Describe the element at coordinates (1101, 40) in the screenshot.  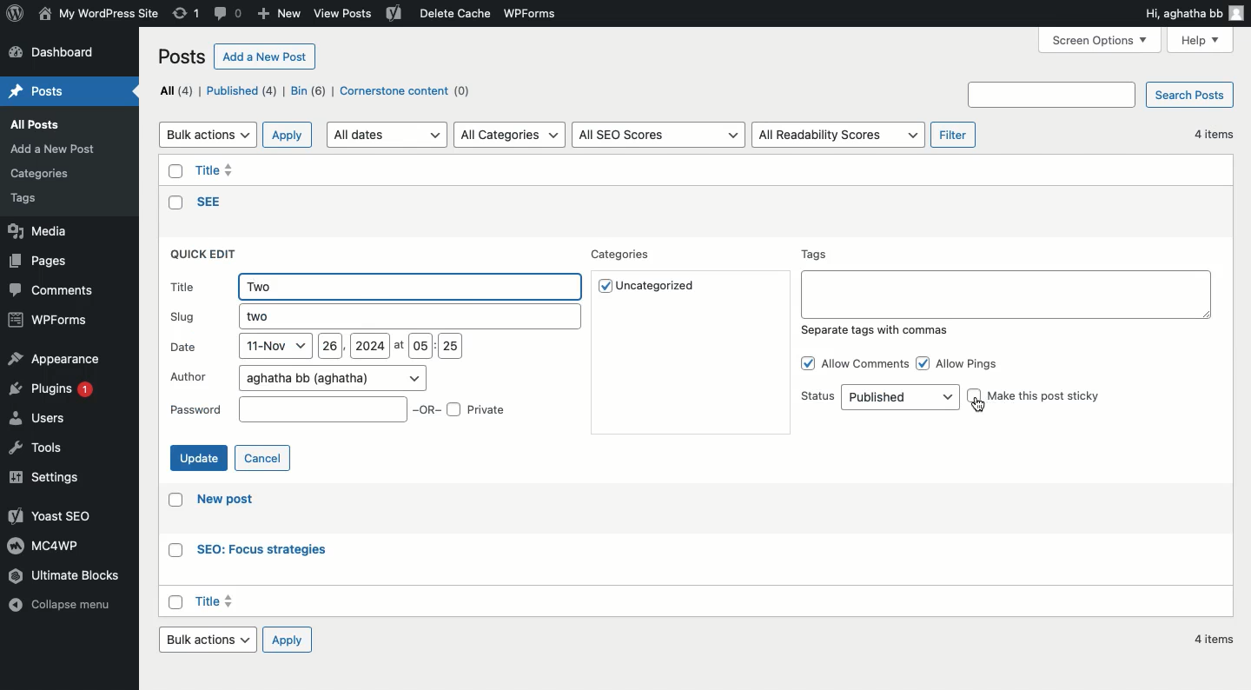
I see `Screen options` at that location.